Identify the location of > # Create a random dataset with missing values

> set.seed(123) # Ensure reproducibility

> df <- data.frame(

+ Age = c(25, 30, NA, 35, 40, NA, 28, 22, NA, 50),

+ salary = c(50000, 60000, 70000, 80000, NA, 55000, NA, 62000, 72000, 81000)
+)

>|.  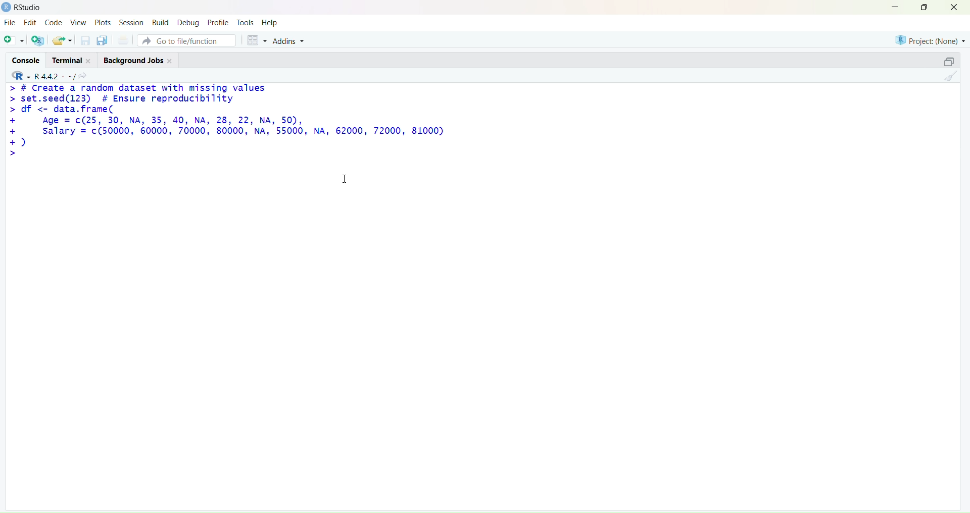
(252, 124).